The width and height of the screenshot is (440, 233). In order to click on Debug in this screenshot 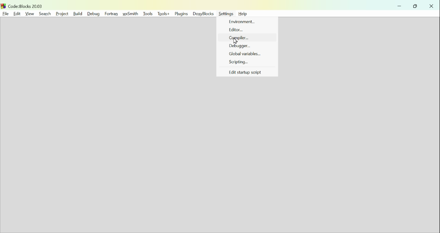, I will do `click(92, 13)`.